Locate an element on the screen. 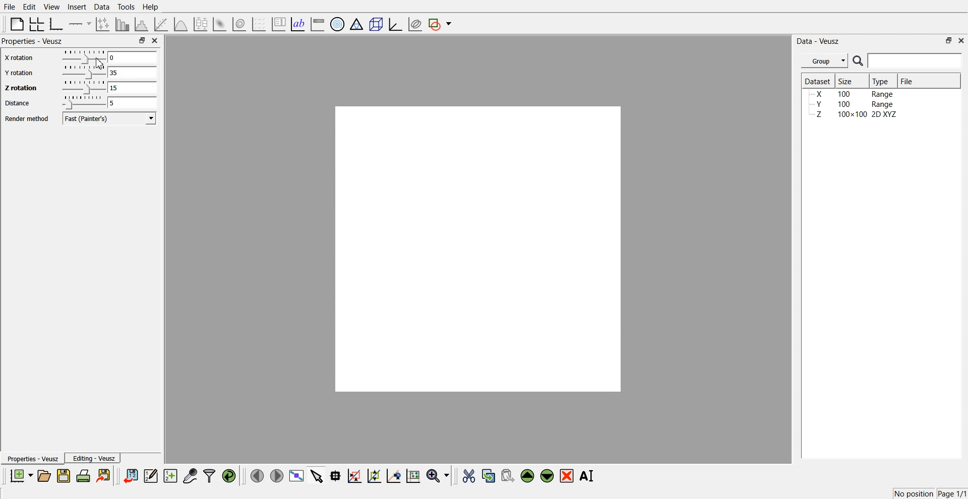 Image resolution: width=968 pixels, height=499 pixels. 3D Volume is located at coordinates (239, 24).